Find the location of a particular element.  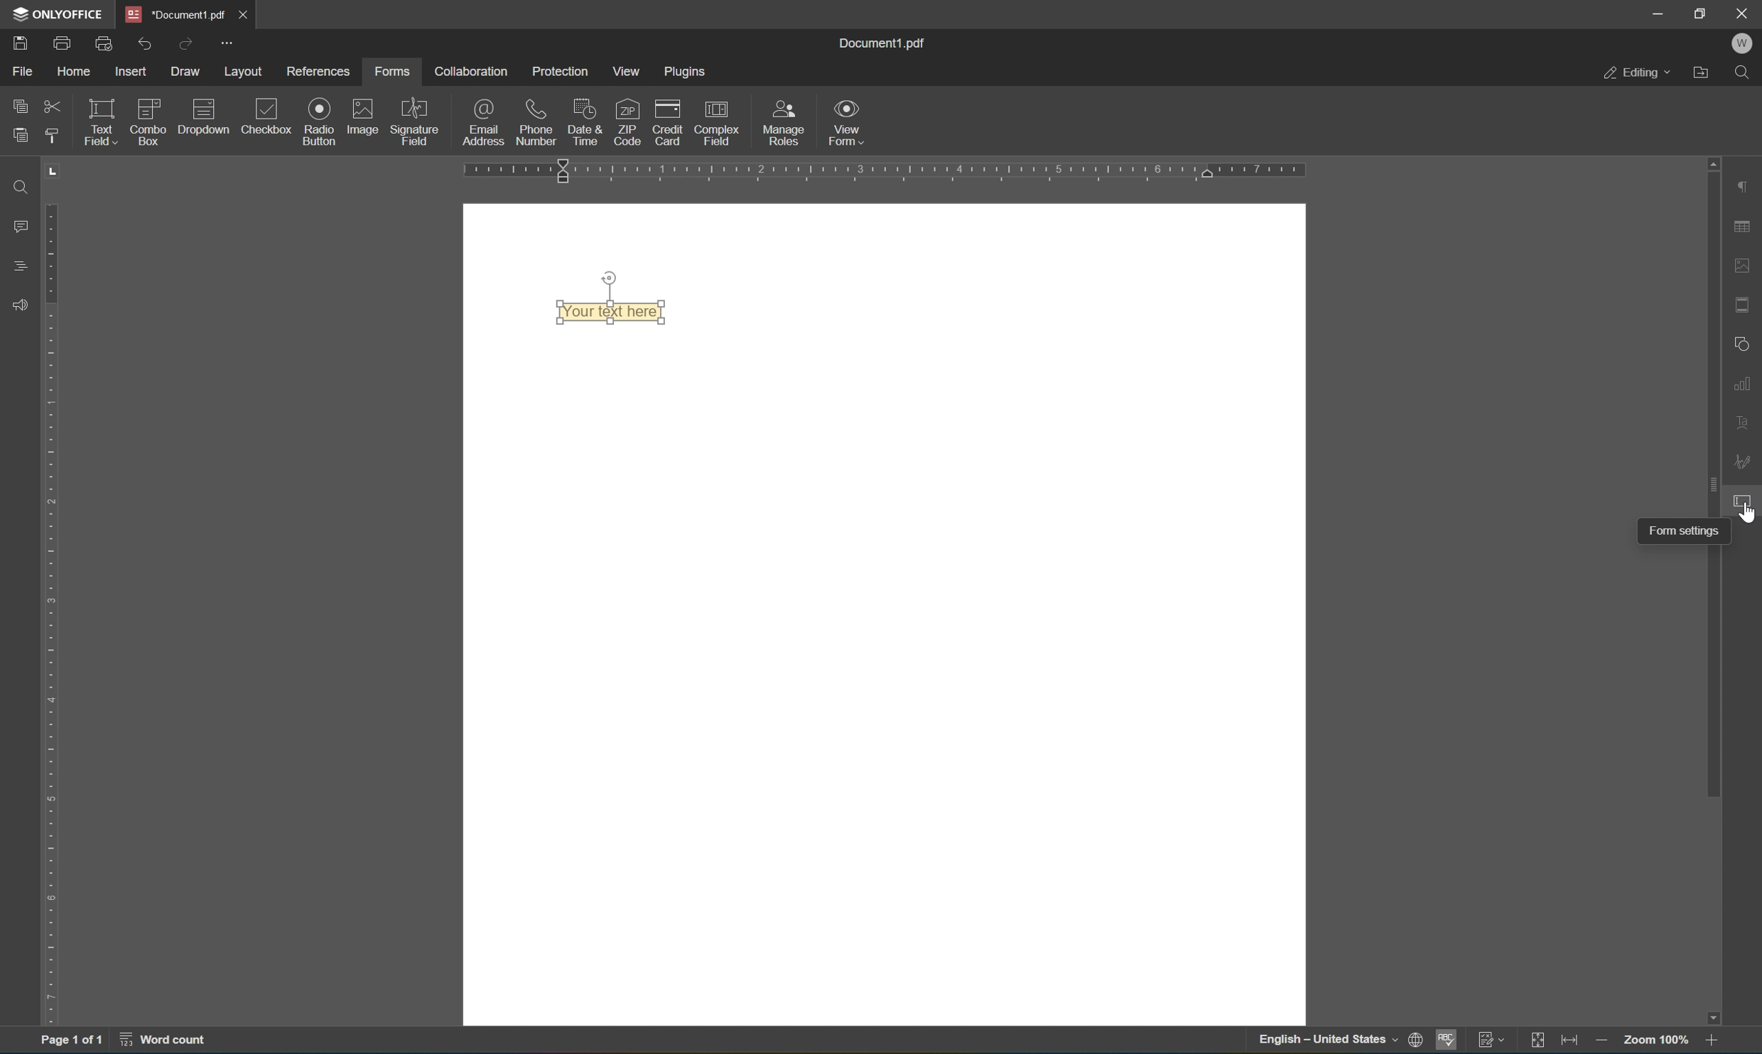

paste is located at coordinates (21, 135).